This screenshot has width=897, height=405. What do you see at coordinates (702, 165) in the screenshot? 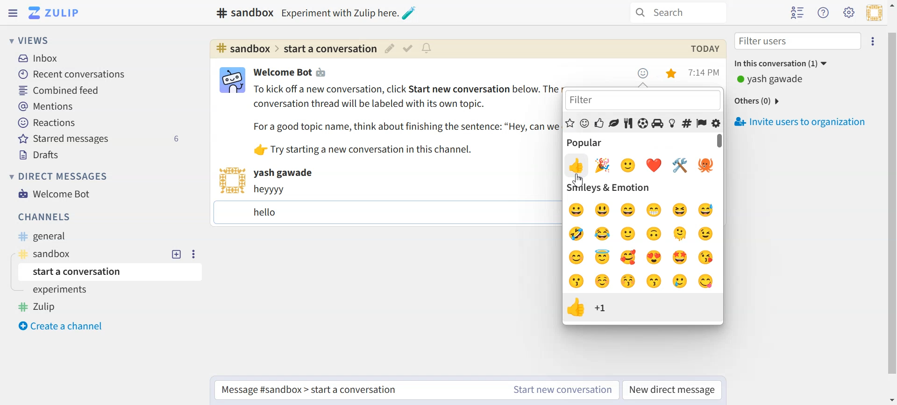
I see `Emoji` at bounding box center [702, 165].